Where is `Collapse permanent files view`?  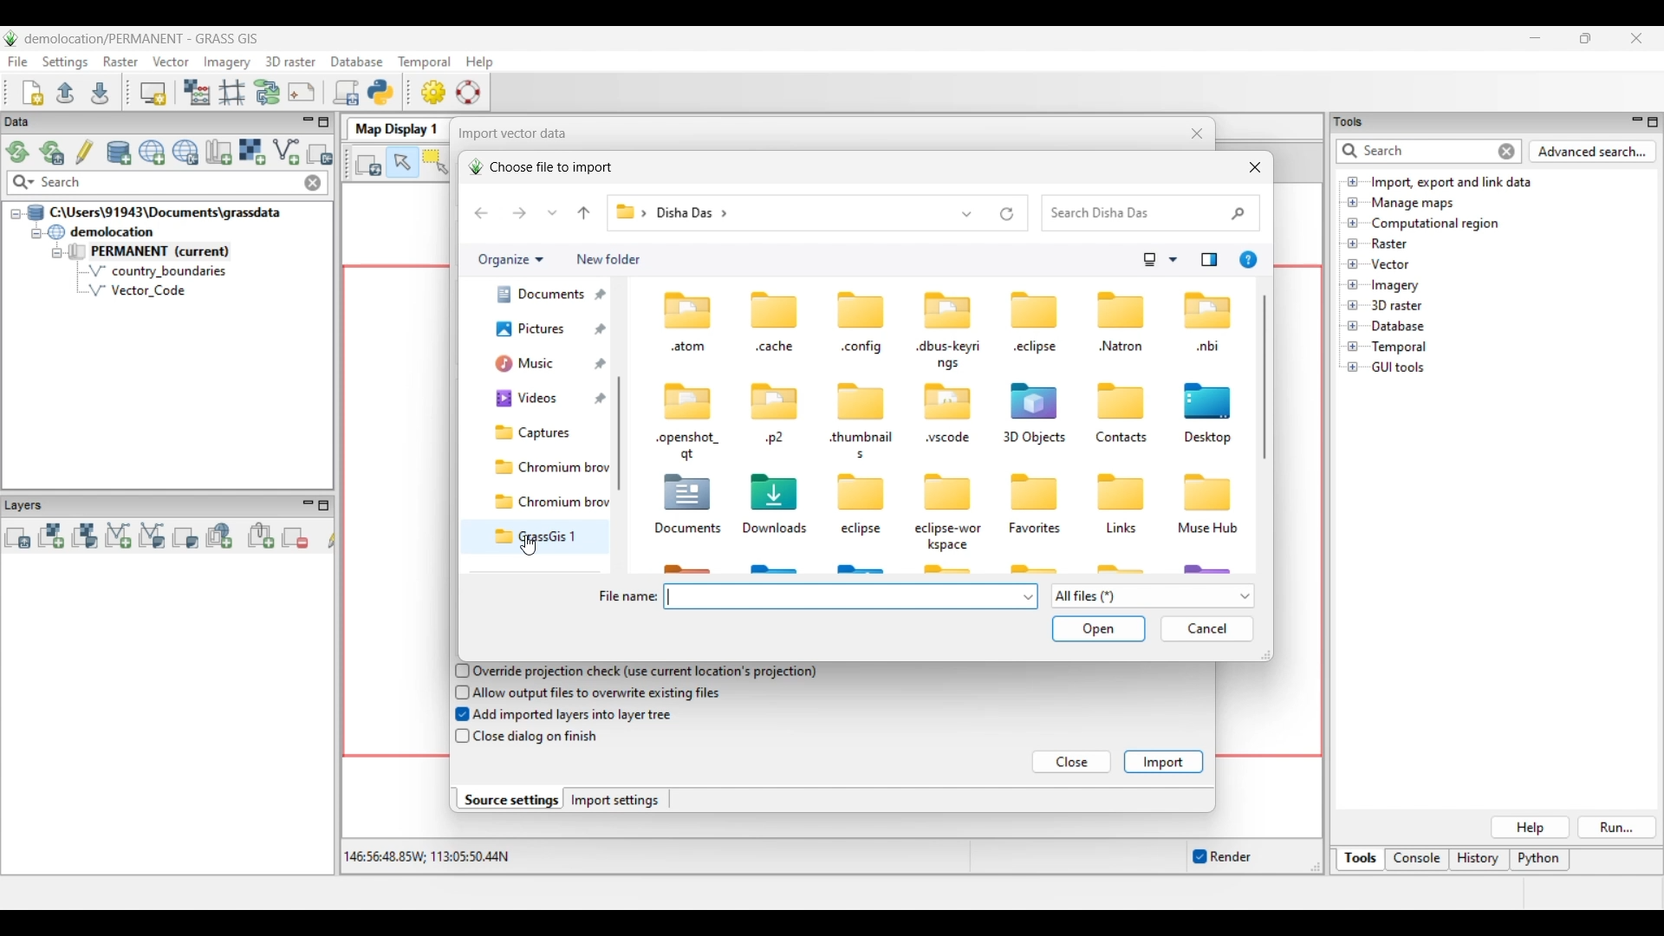 Collapse permanent files view is located at coordinates (57, 253).